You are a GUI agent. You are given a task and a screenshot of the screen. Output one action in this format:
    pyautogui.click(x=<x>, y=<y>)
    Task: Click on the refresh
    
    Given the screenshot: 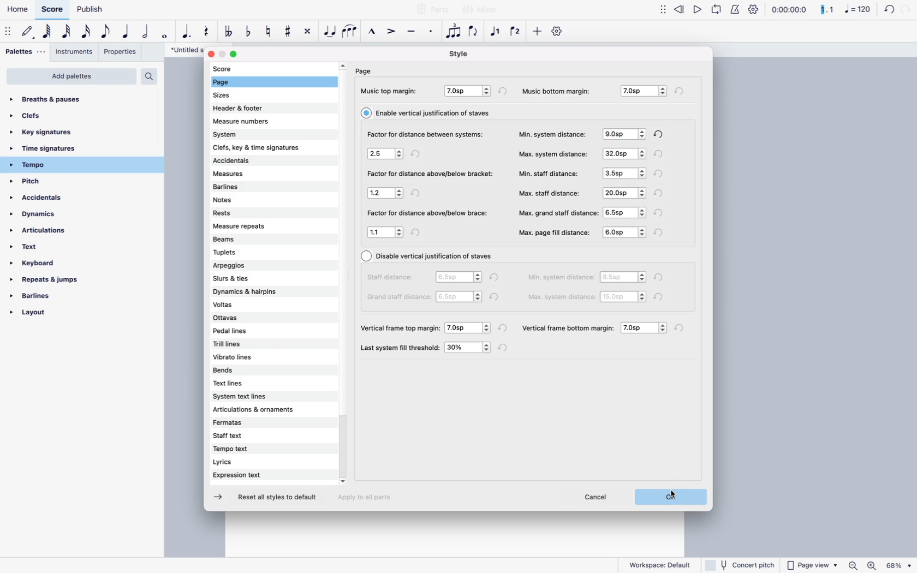 What is the action you would take?
    pyautogui.click(x=504, y=348)
    